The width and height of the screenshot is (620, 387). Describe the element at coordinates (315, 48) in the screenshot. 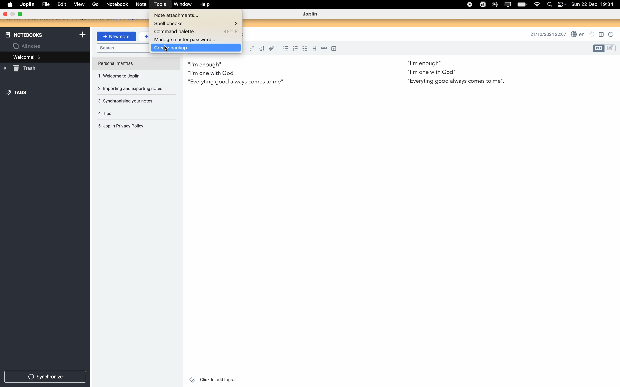

I see `heading` at that location.